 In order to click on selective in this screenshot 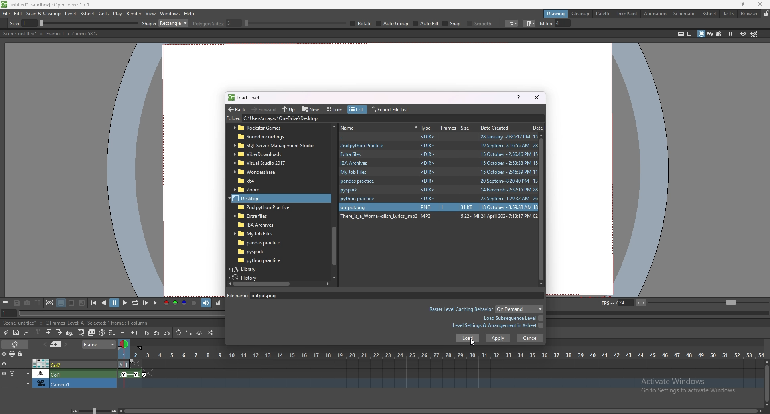, I will do `click(551, 24)`.